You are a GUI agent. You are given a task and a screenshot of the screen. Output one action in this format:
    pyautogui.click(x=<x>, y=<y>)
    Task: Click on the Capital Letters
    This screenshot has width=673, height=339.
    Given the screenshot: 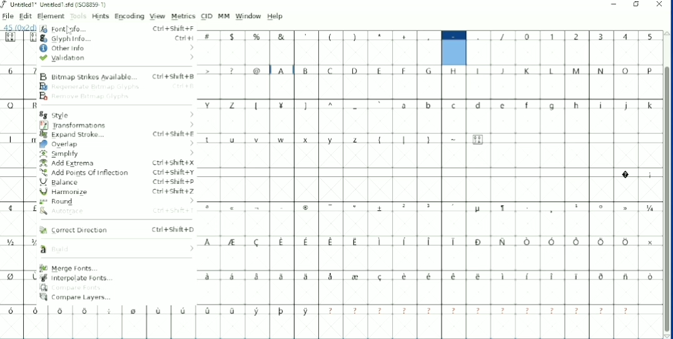 What is the action you would take?
    pyautogui.click(x=465, y=71)
    